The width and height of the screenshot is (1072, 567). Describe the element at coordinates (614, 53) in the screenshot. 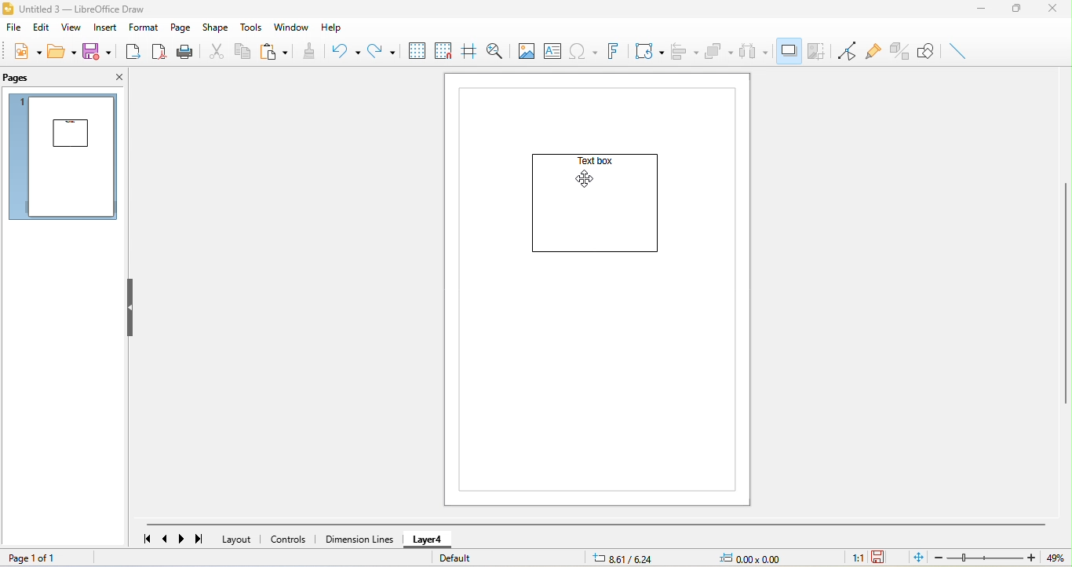

I see `font work text` at that location.